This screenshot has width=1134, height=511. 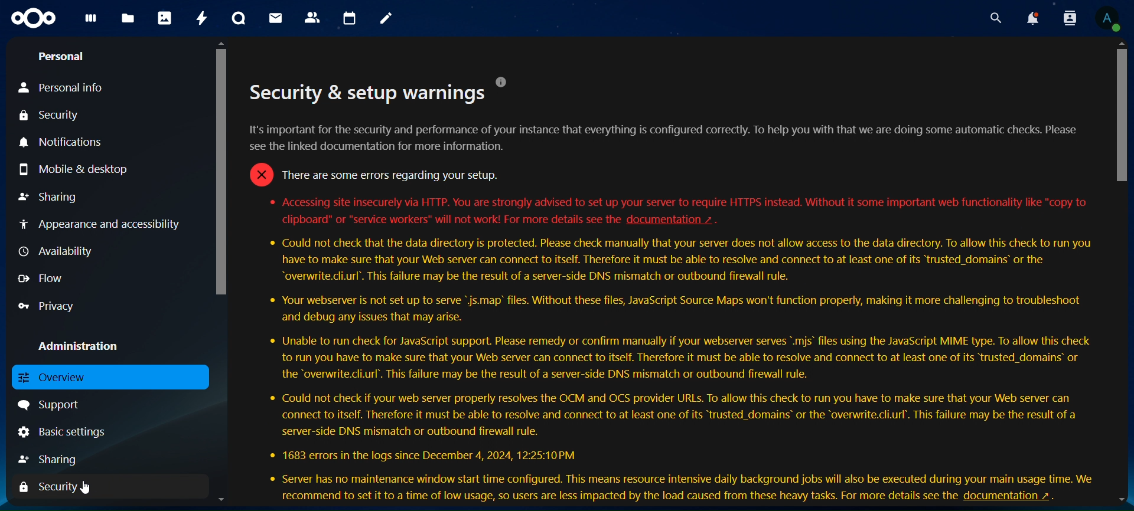 What do you see at coordinates (54, 250) in the screenshot?
I see `availability` at bounding box center [54, 250].